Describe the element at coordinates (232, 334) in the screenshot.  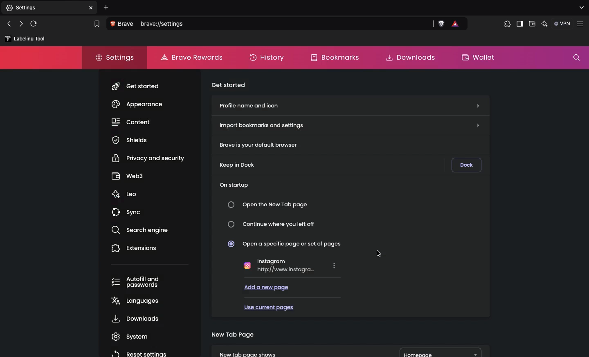
I see `New tab page` at that location.